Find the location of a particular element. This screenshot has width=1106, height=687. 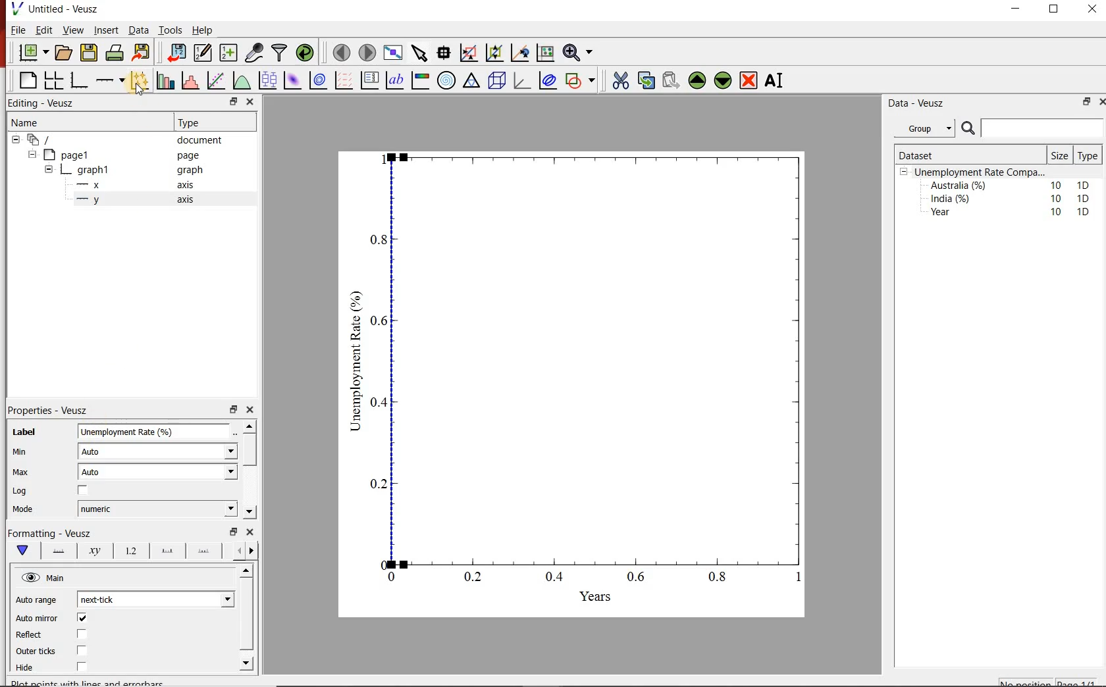

zoom funtions is located at coordinates (580, 51).